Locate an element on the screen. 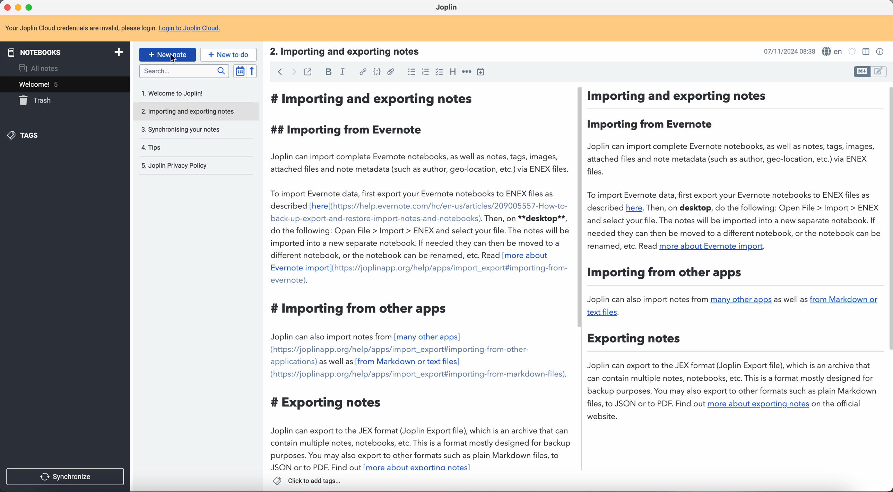 The height and width of the screenshot is (492, 893). italic is located at coordinates (344, 73).